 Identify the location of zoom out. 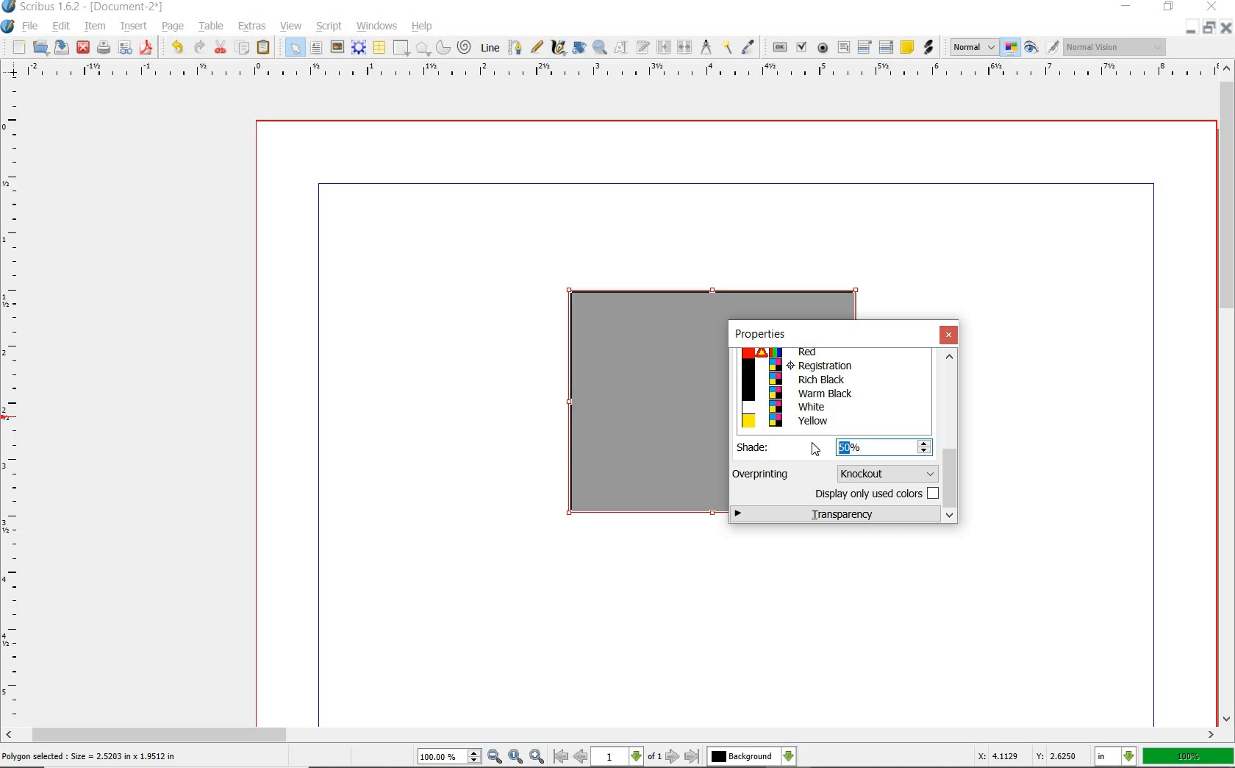
(495, 756).